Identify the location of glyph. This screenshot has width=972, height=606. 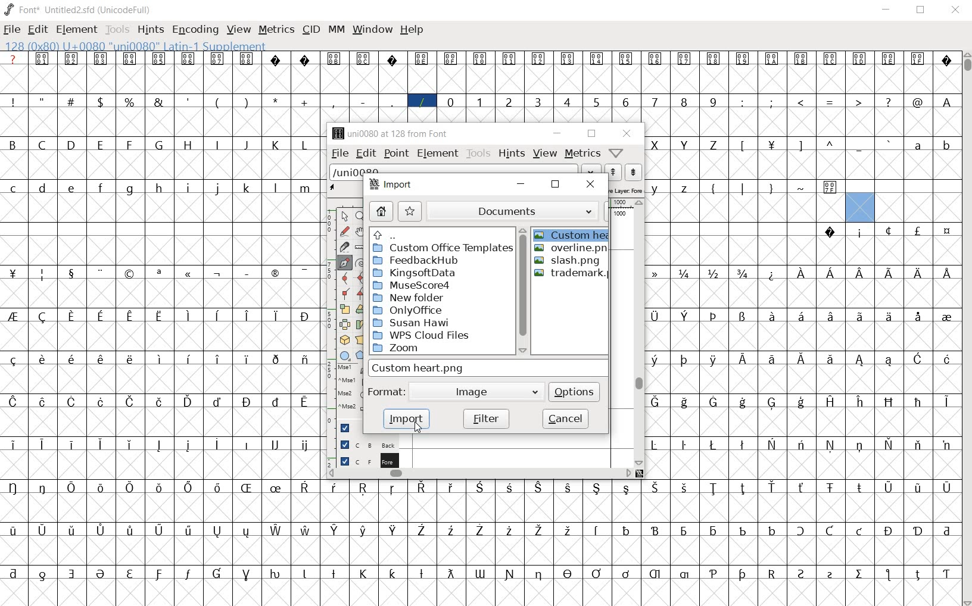
(189, 359).